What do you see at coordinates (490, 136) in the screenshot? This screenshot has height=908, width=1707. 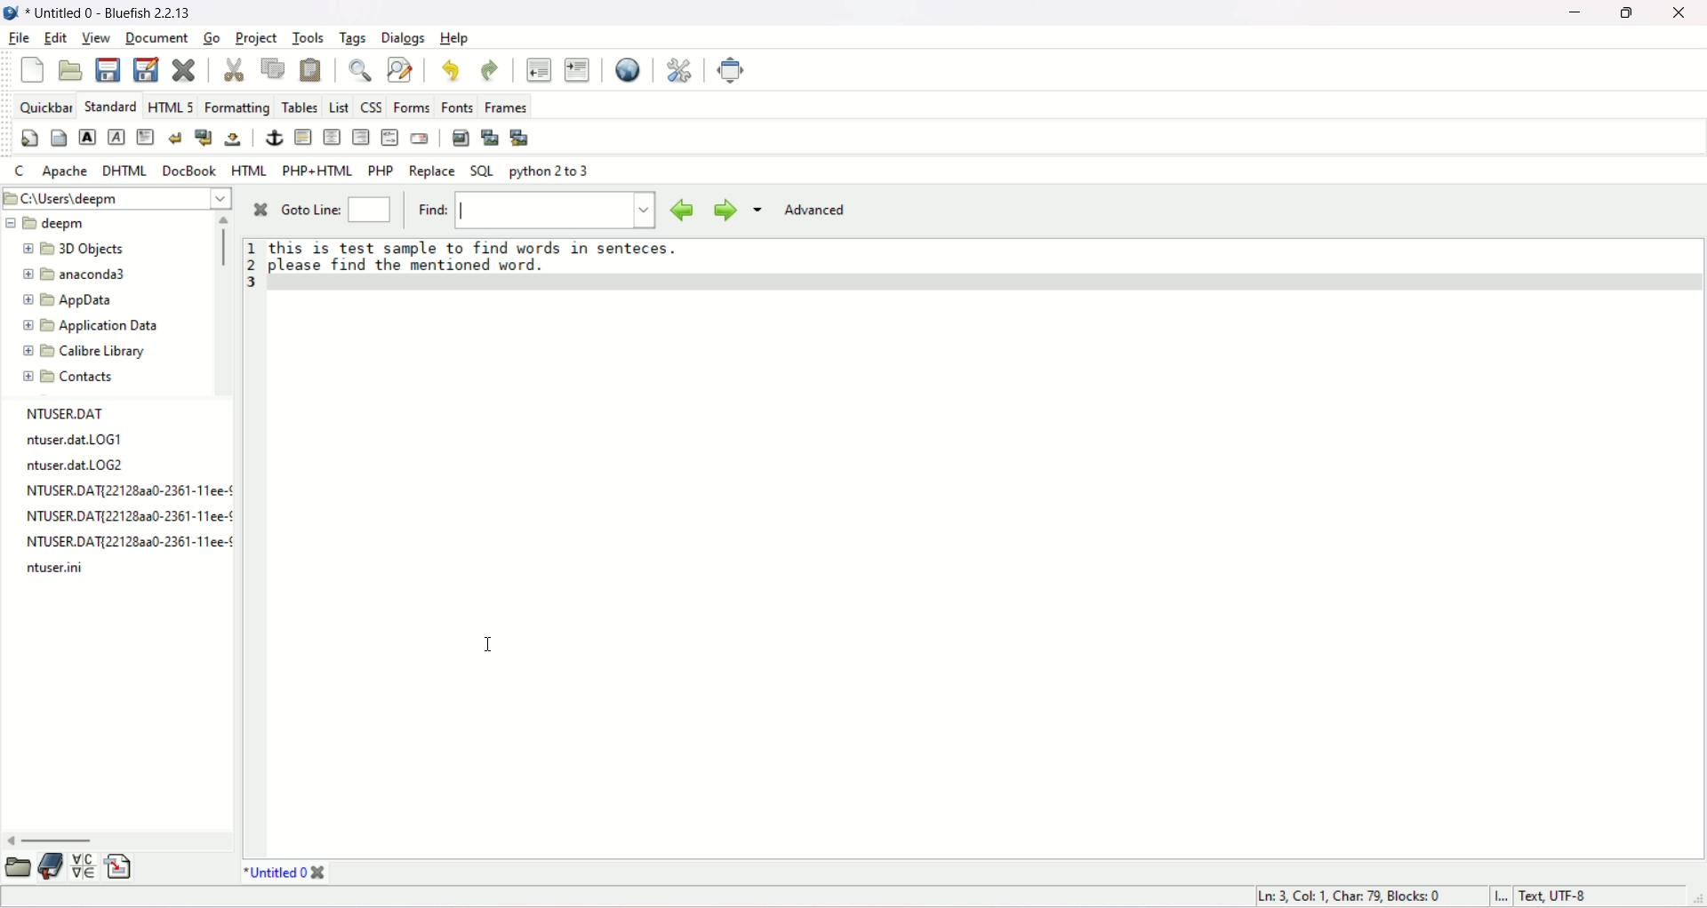 I see `insert thumbnail` at bounding box center [490, 136].